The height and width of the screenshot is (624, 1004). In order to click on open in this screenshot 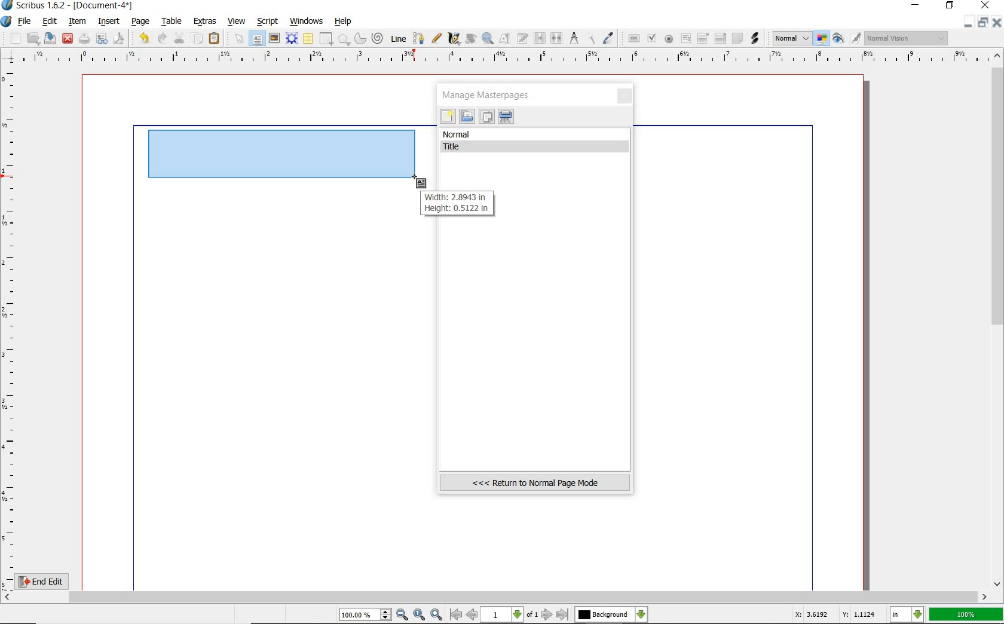, I will do `click(33, 38)`.